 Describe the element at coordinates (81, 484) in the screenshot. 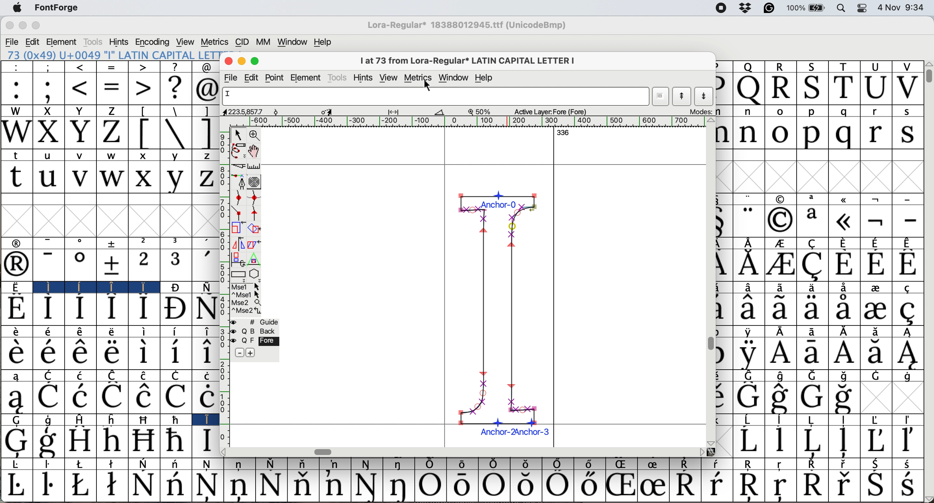

I see `Symbol` at that location.